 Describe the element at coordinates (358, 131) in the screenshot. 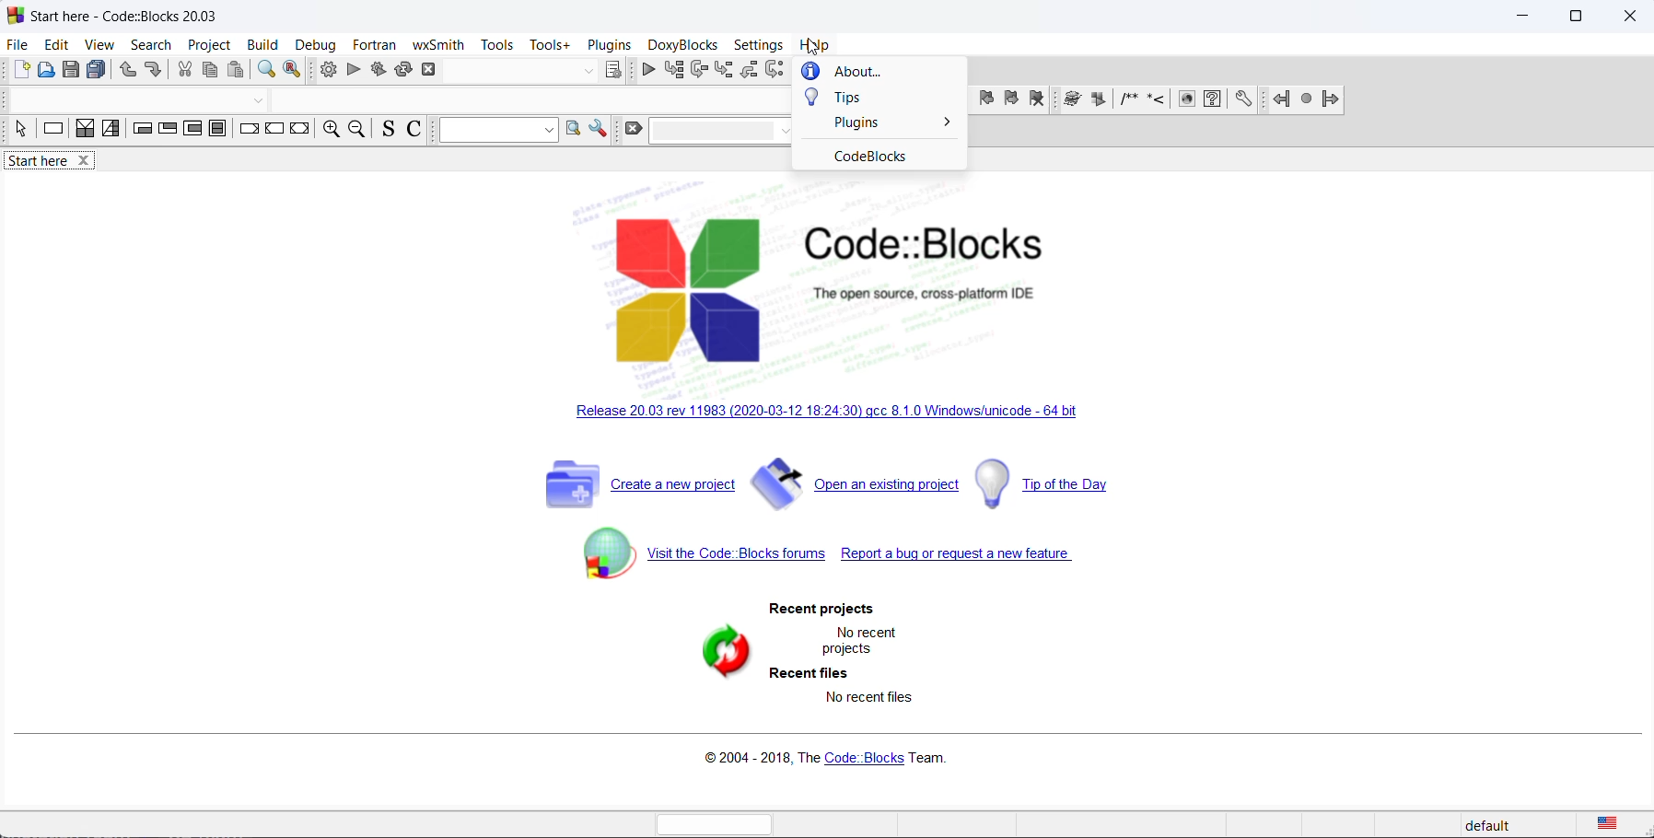

I see `zoom out` at that location.